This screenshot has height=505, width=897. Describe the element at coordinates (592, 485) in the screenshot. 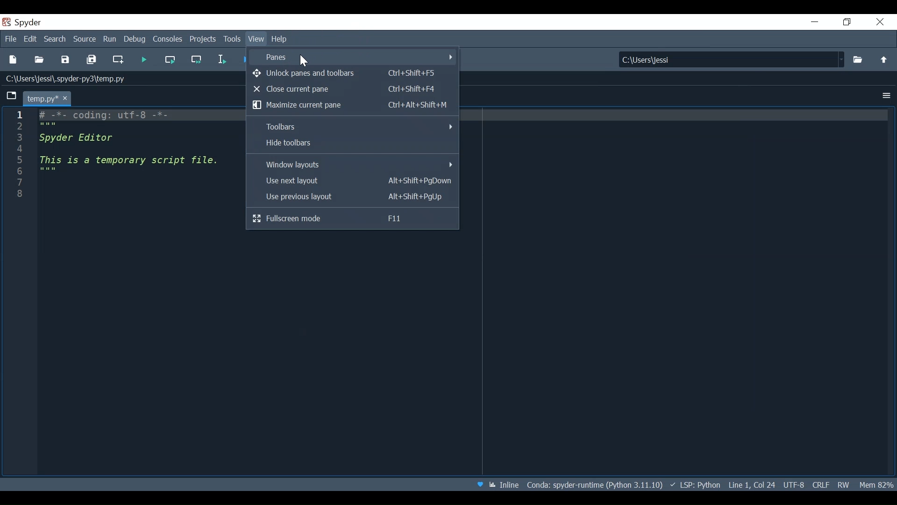

I see `File Path` at that location.